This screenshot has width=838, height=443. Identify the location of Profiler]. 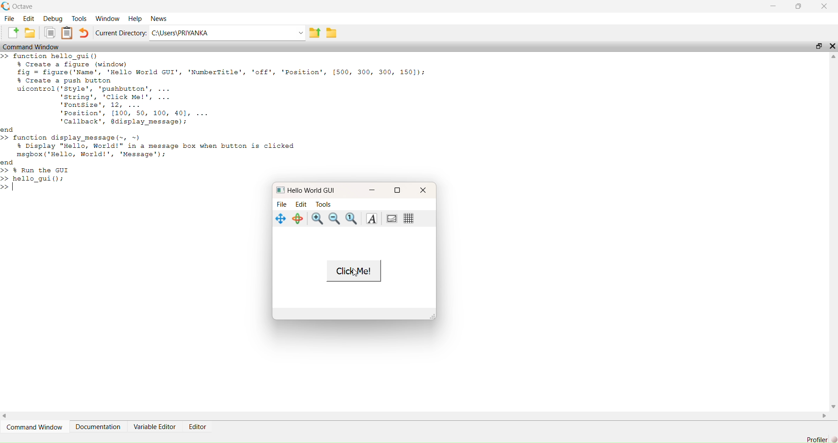
(816, 438).